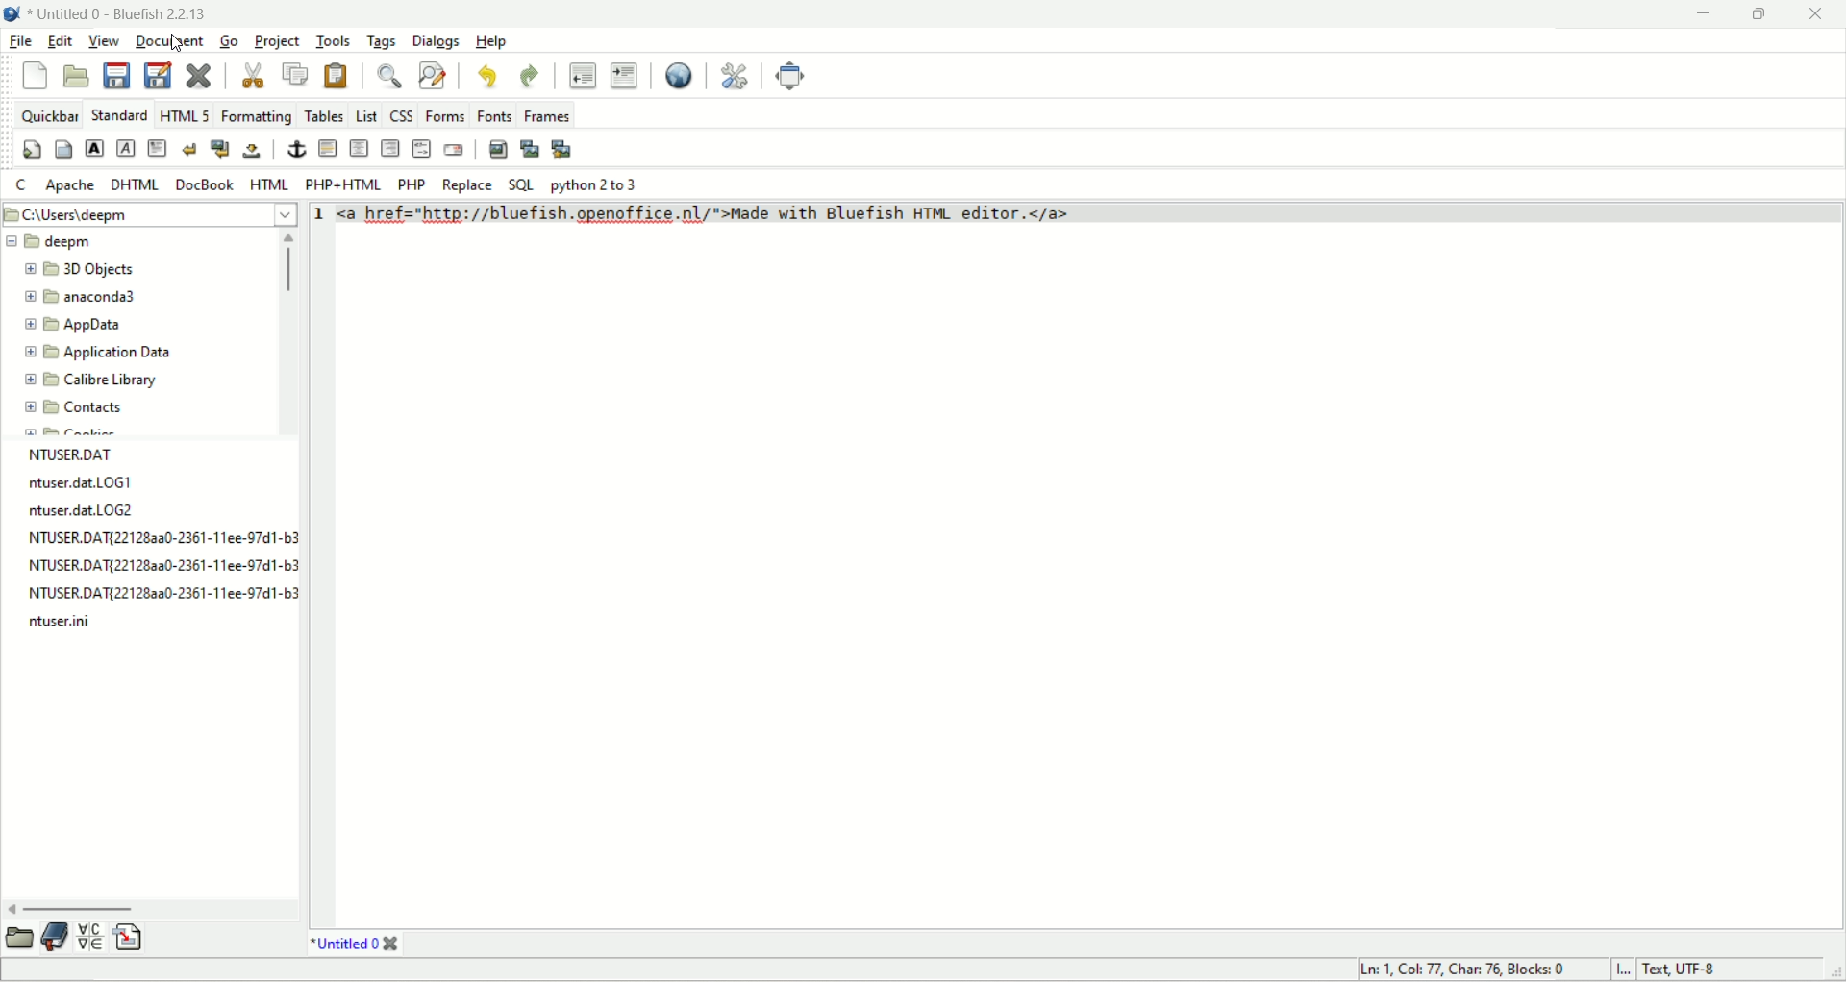 The image size is (1846, 982). What do you see at coordinates (364, 113) in the screenshot?
I see `list` at bounding box center [364, 113].